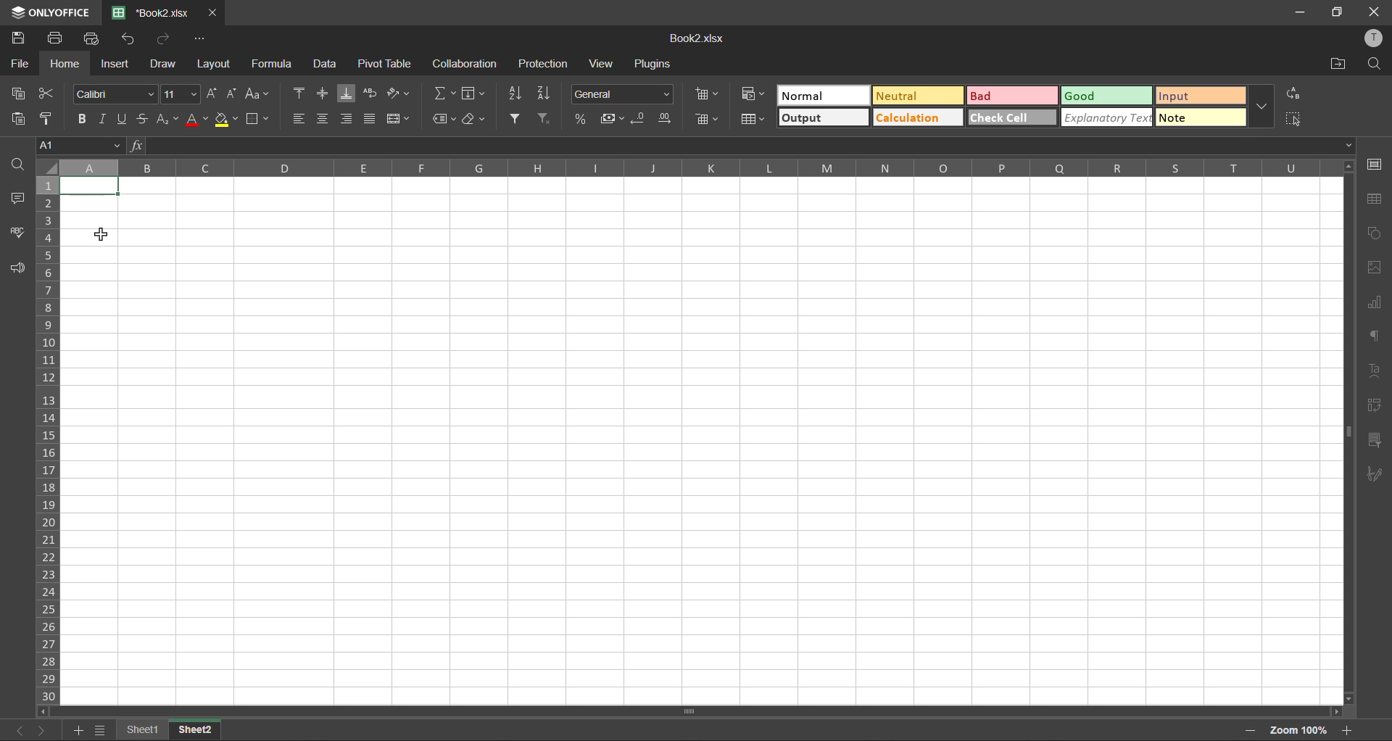 This screenshot has height=741, width=1392. I want to click on charts, so click(1373, 302).